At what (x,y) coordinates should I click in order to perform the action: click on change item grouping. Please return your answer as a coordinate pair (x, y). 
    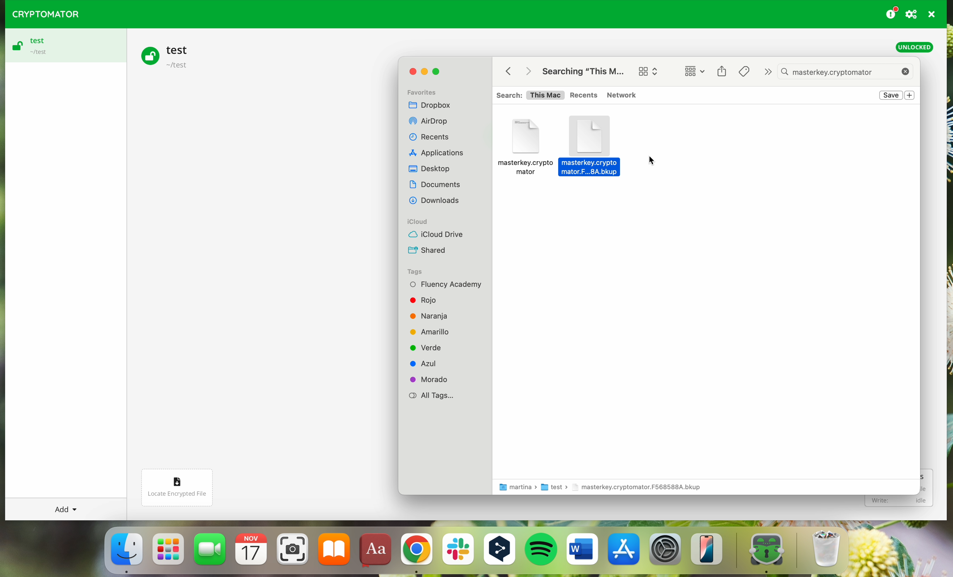
    Looking at the image, I should click on (697, 72).